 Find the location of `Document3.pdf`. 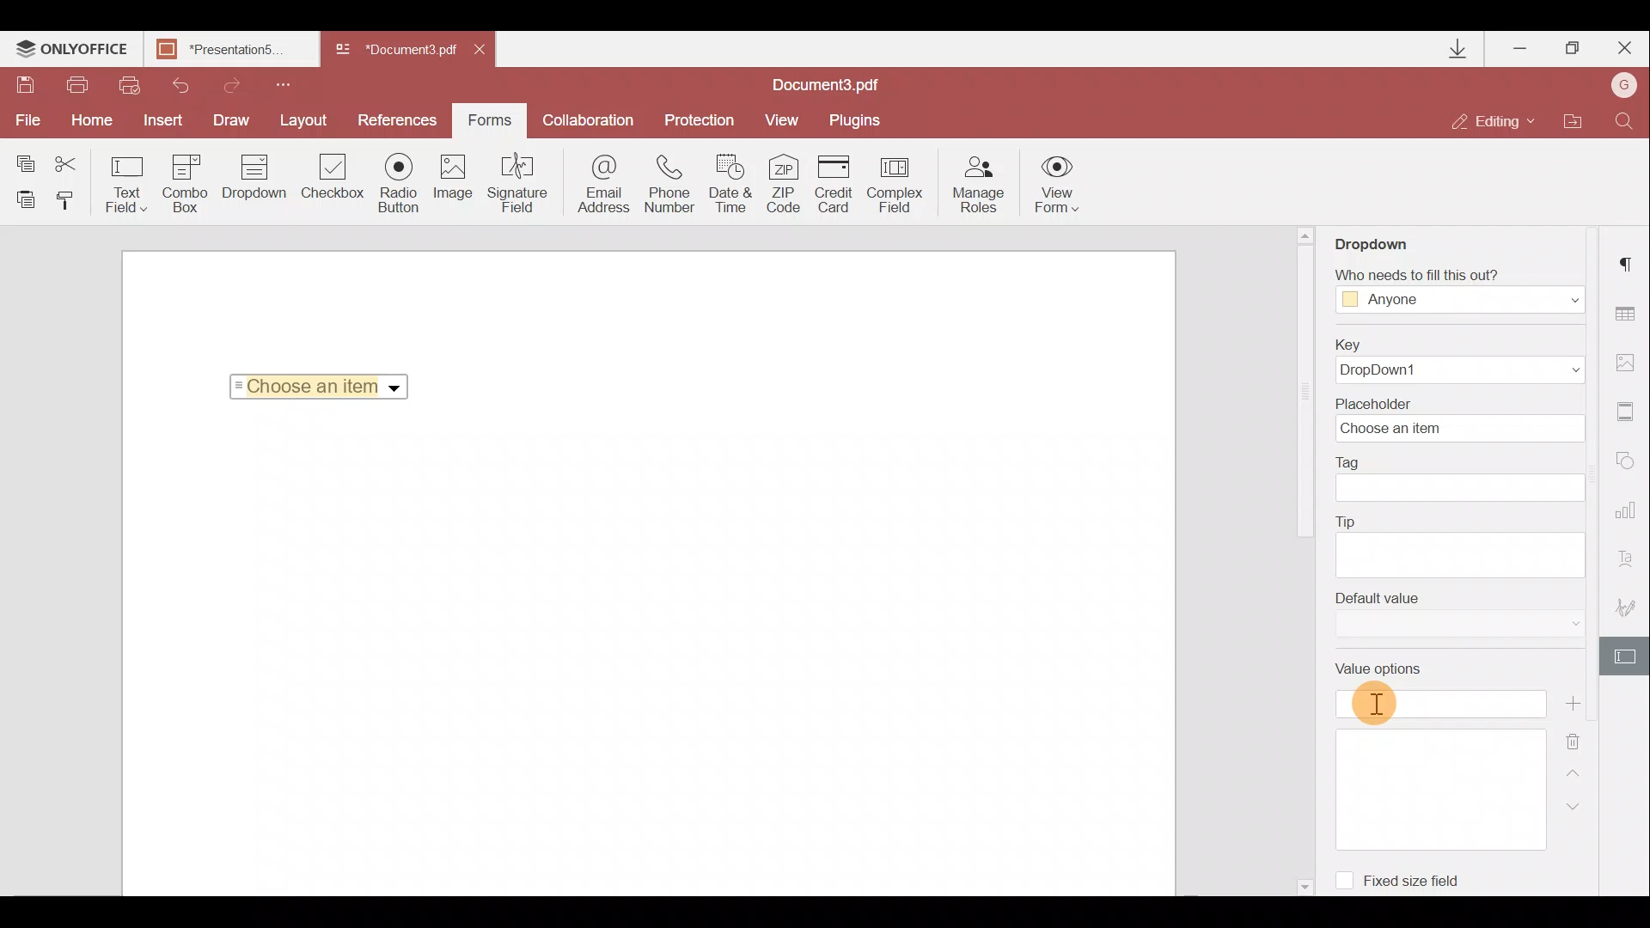

Document3.pdf is located at coordinates (846, 84).